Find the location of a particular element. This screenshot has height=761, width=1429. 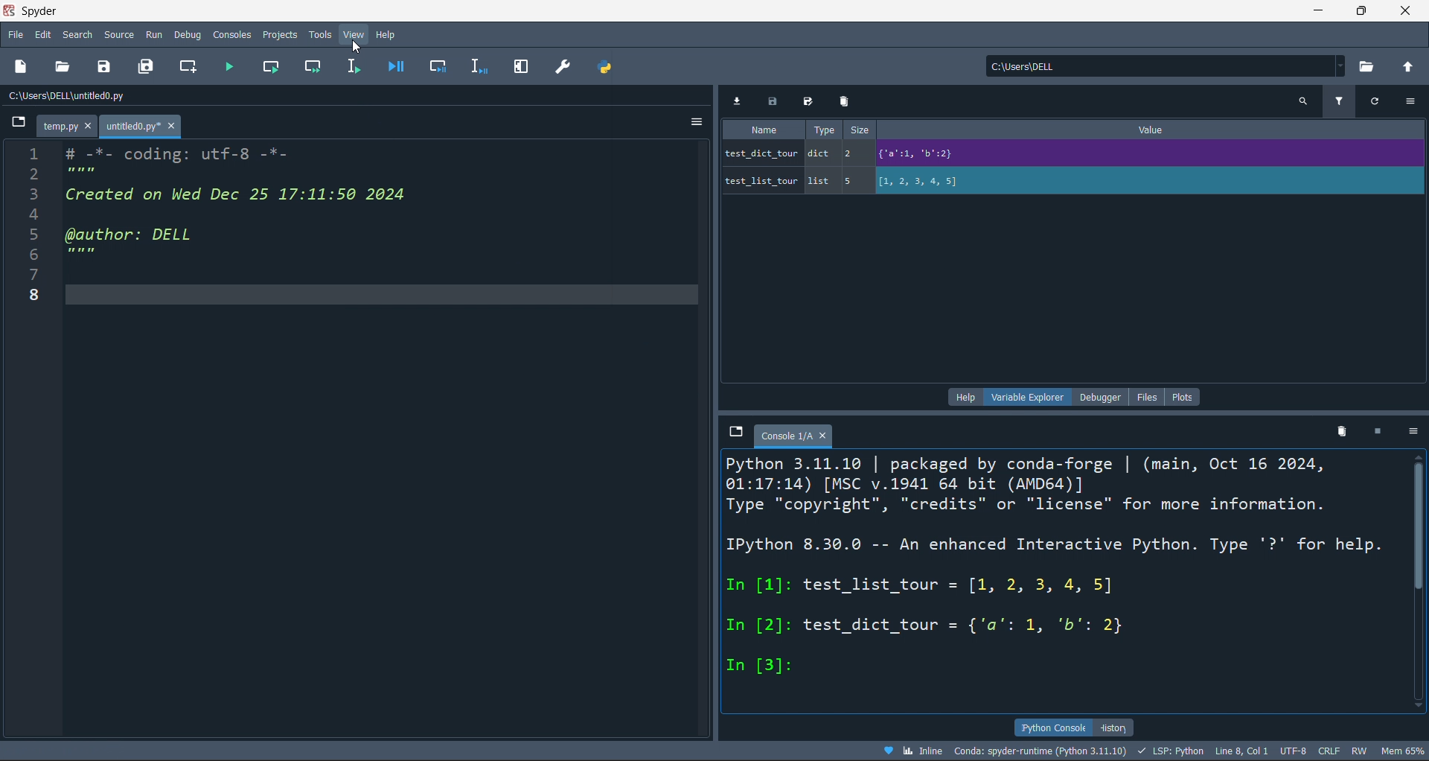

more options is located at coordinates (1410, 103).